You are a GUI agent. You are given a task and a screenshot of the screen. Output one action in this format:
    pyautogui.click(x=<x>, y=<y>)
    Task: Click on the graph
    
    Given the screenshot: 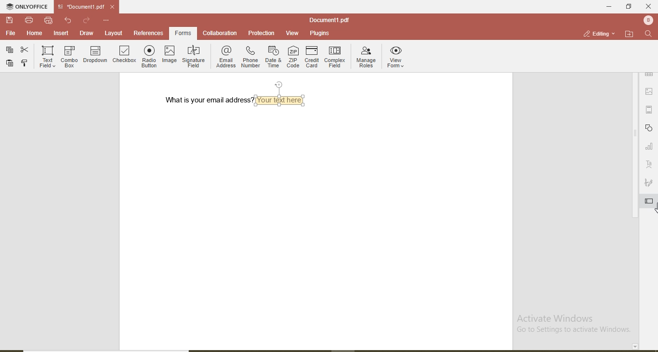 What is the action you would take?
    pyautogui.click(x=649, y=147)
    